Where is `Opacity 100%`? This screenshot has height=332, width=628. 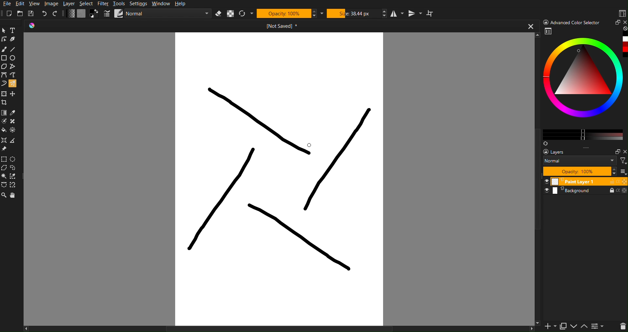
Opacity 100% is located at coordinates (579, 171).